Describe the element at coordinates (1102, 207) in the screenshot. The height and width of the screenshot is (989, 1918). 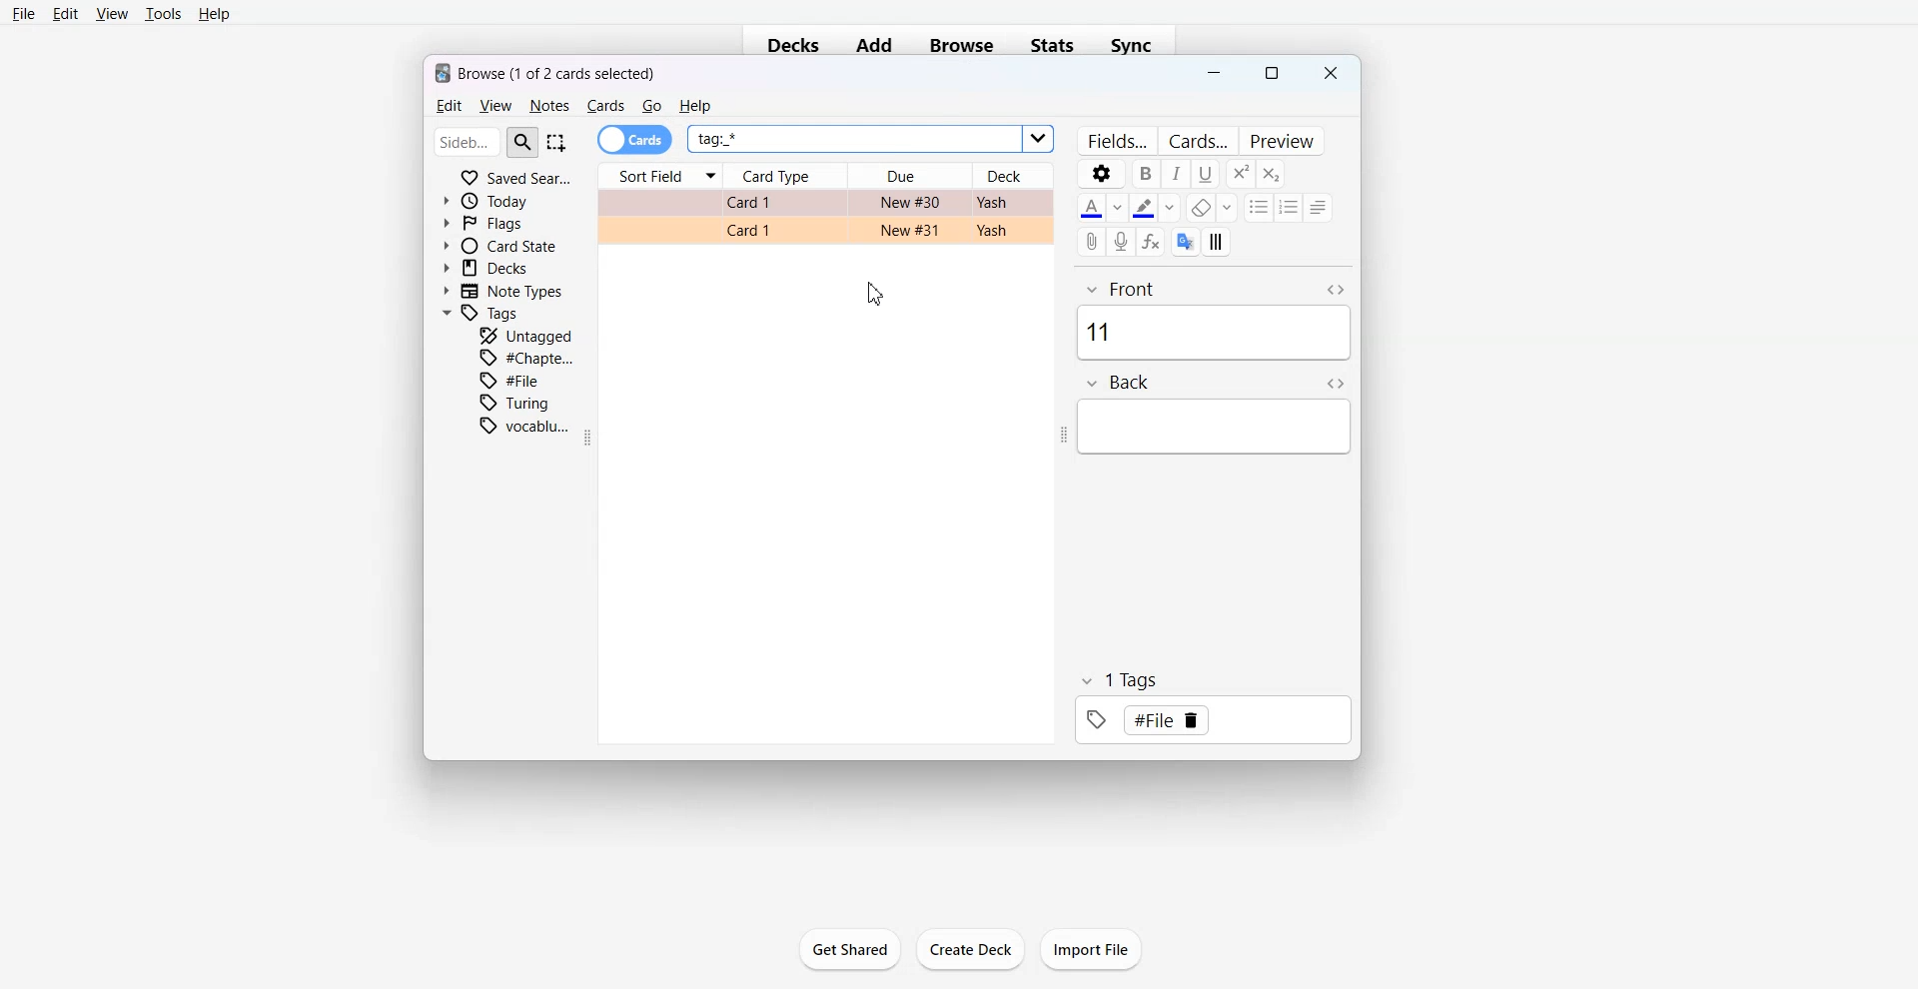
I see `Text color` at that location.